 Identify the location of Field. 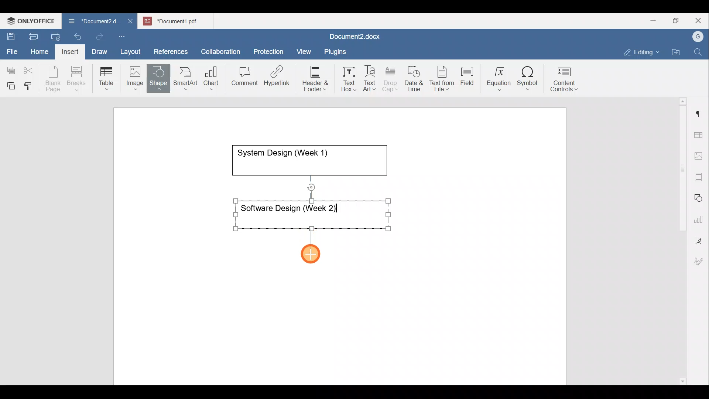
(467, 75).